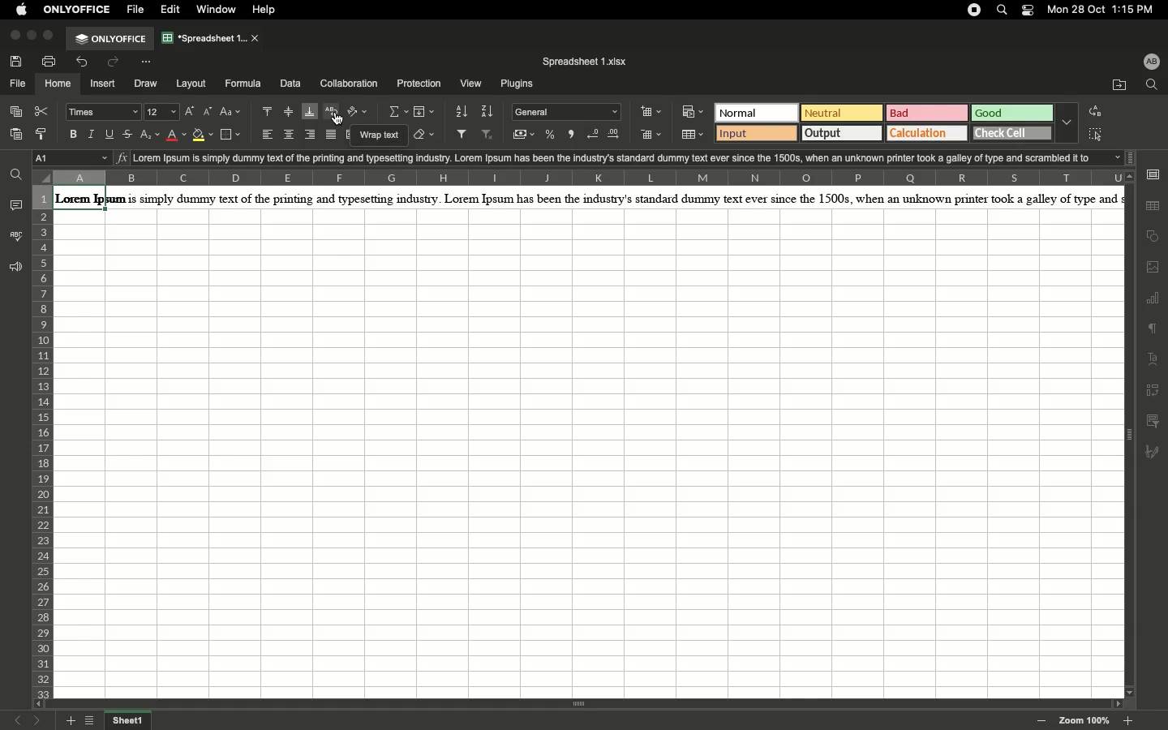 The height and width of the screenshot is (730, 1168). Describe the element at coordinates (1130, 176) in the screenshot. I see `move up` at that location.